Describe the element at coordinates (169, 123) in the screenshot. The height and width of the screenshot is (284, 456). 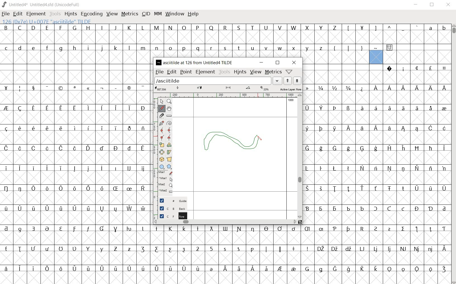
I see `change whether spiro is active or not` at that location.